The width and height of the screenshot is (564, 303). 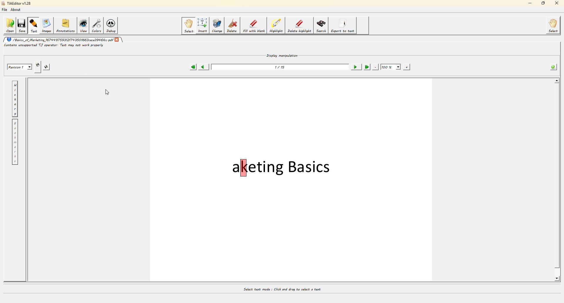 I want to click on fill with blank, so click(x=254, y=26).